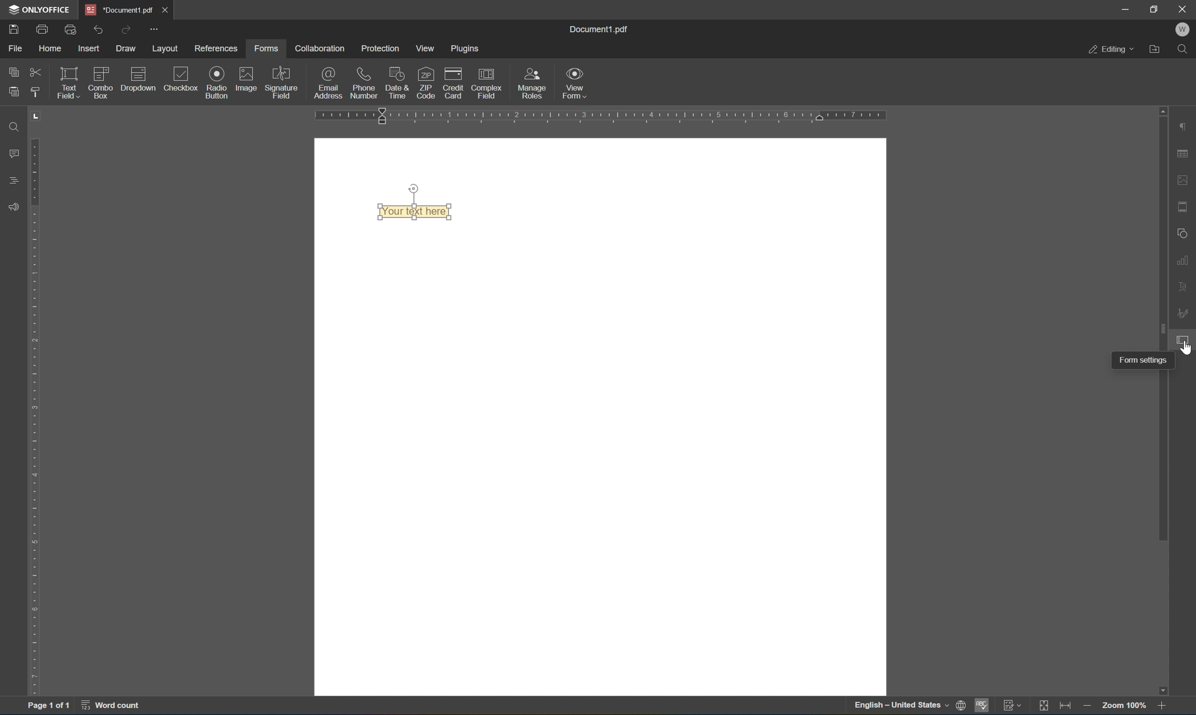 This screenshot has width=1196, height=715. Describe the element at coordinates (12, 127) in the screenshot. I see `find` at that location.